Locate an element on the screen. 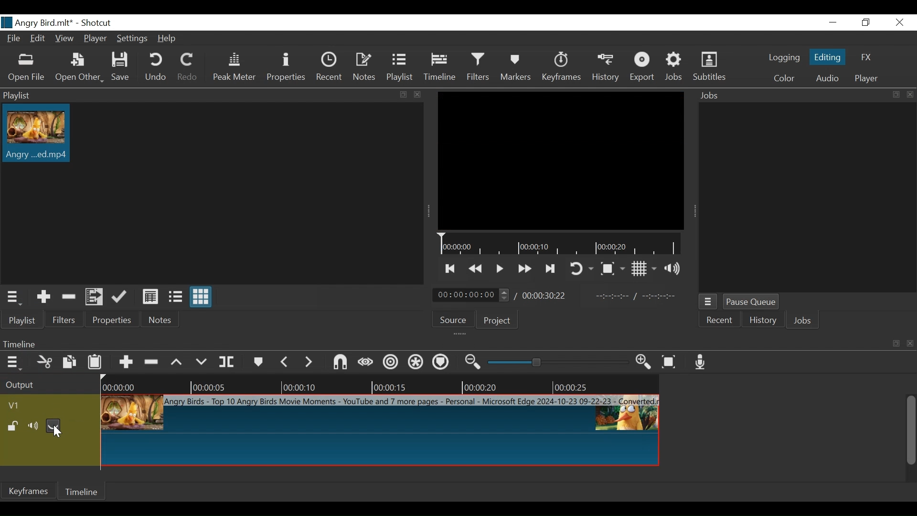 This screenshot has width=917, height=516. View as icons is located at coordinates (202, 297).